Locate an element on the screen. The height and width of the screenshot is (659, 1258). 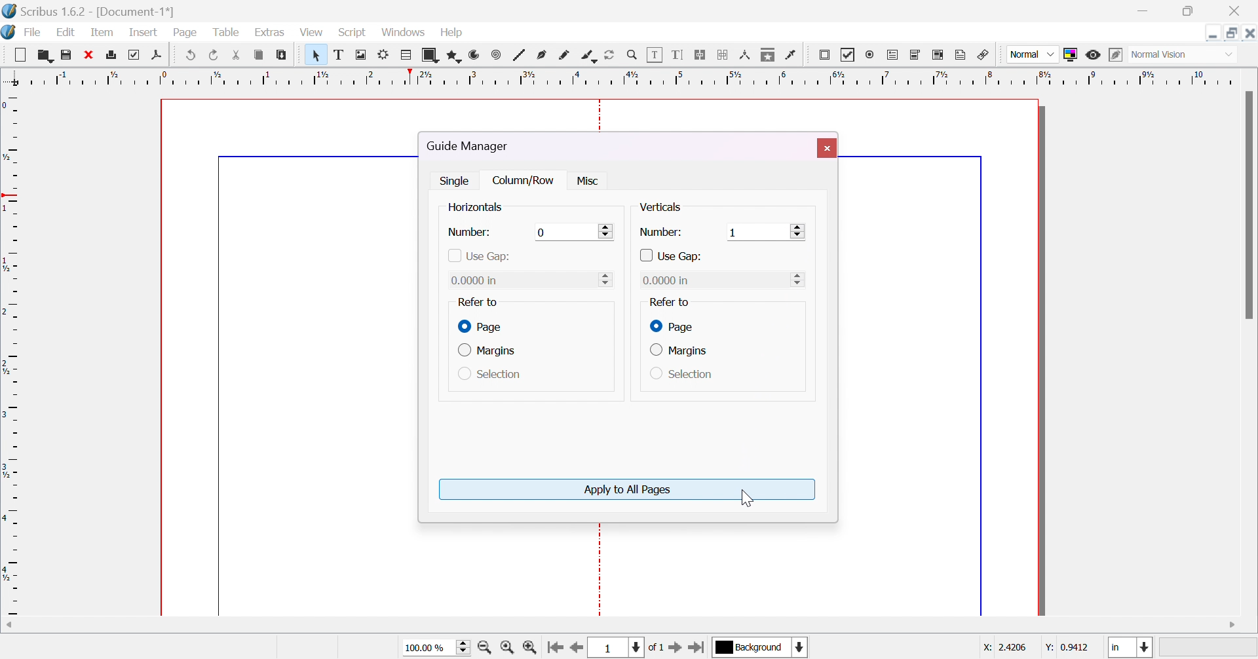
undo is located at coordinates (193, 53).